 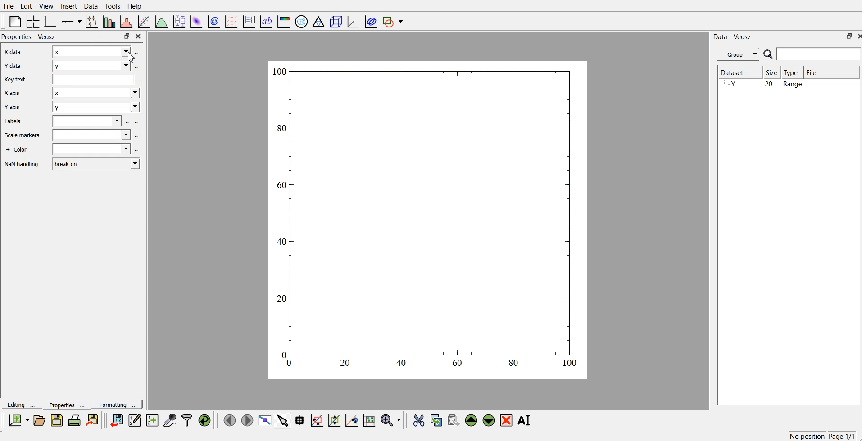 What do you see at coordinates (821, 436) in the screenshot?
I see `No position page 1/1` at bounding box center [821, 436].